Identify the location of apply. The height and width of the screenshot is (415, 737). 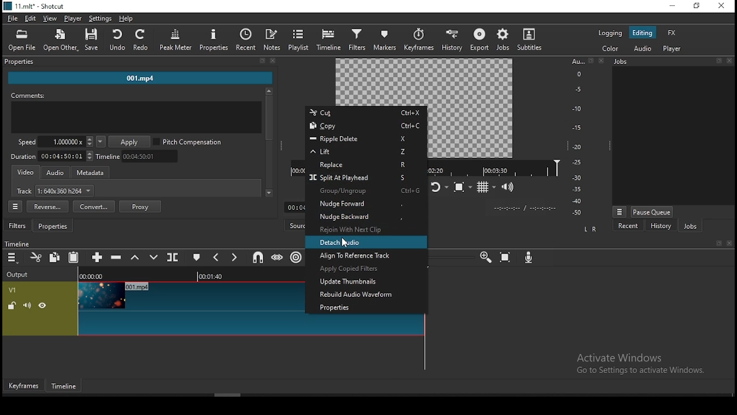
(130, 142).